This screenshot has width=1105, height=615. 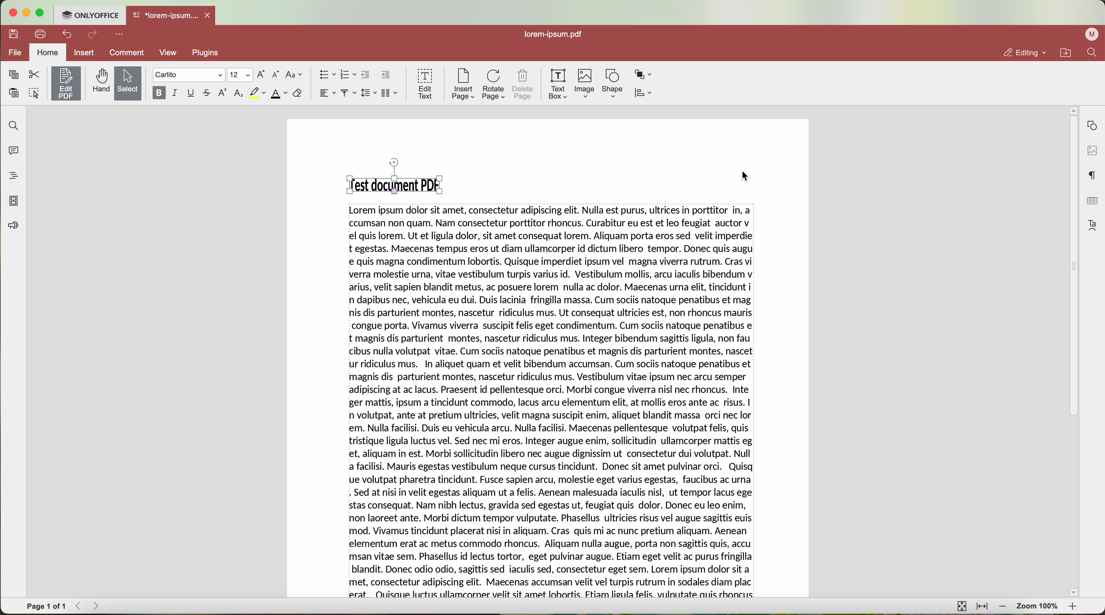 I want to click on fit to page, so click(x=962, y=606).